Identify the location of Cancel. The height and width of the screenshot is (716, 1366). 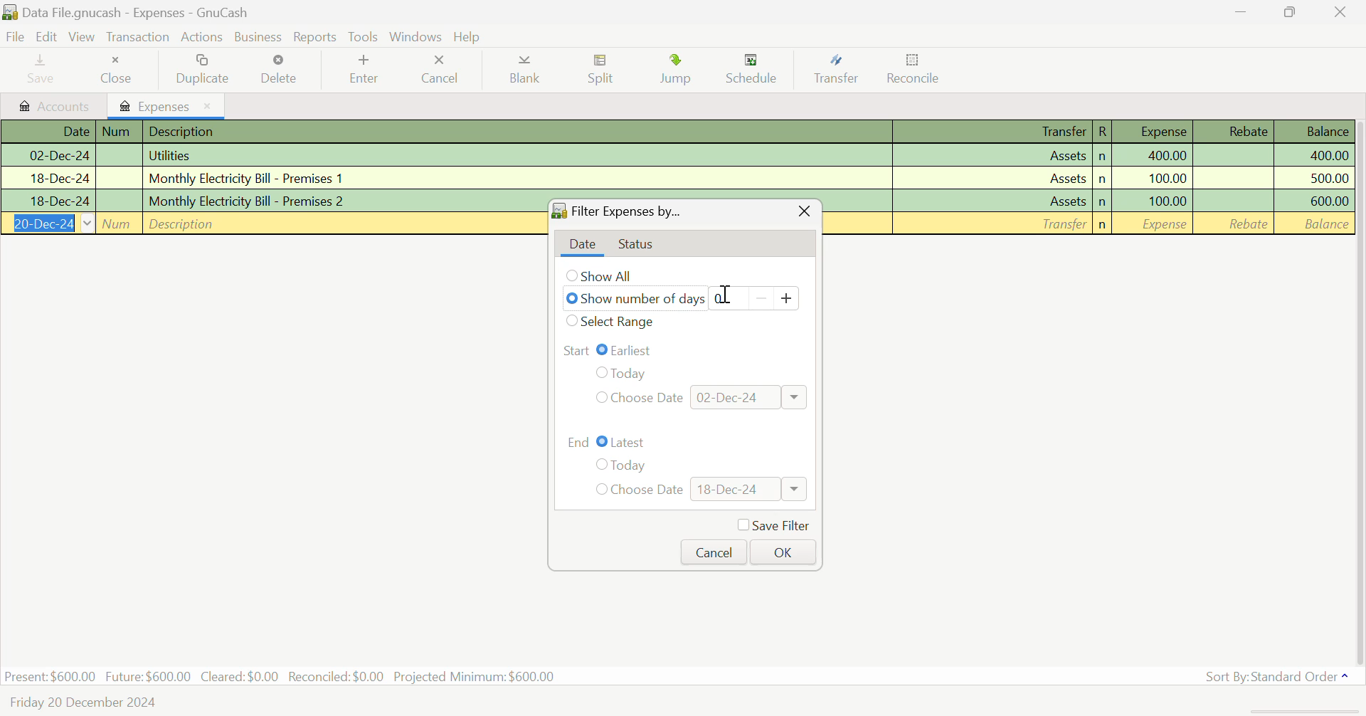
(443, 71).